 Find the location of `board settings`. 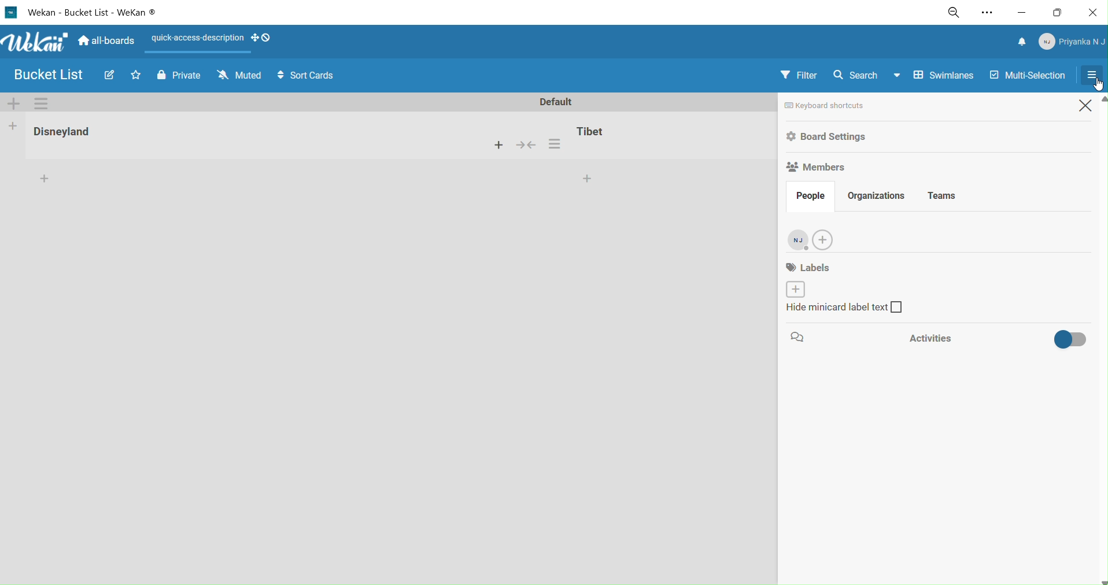

board settings is located at coordinates (935, 137).